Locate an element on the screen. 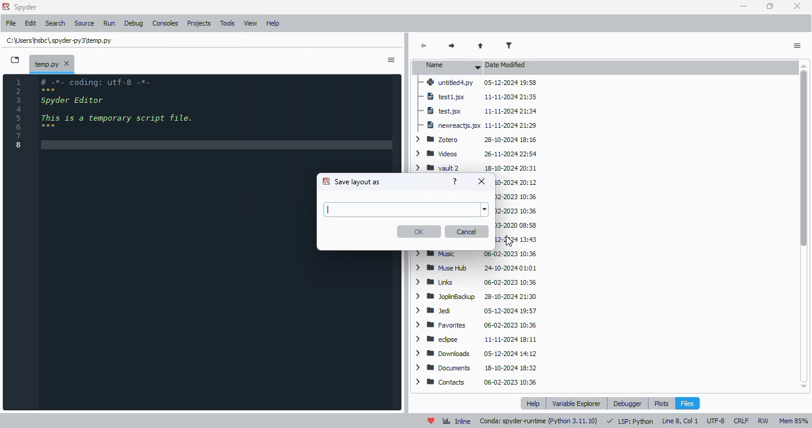 This screenshot has width=812, height=428. RW is located at coordinates (763, 420).